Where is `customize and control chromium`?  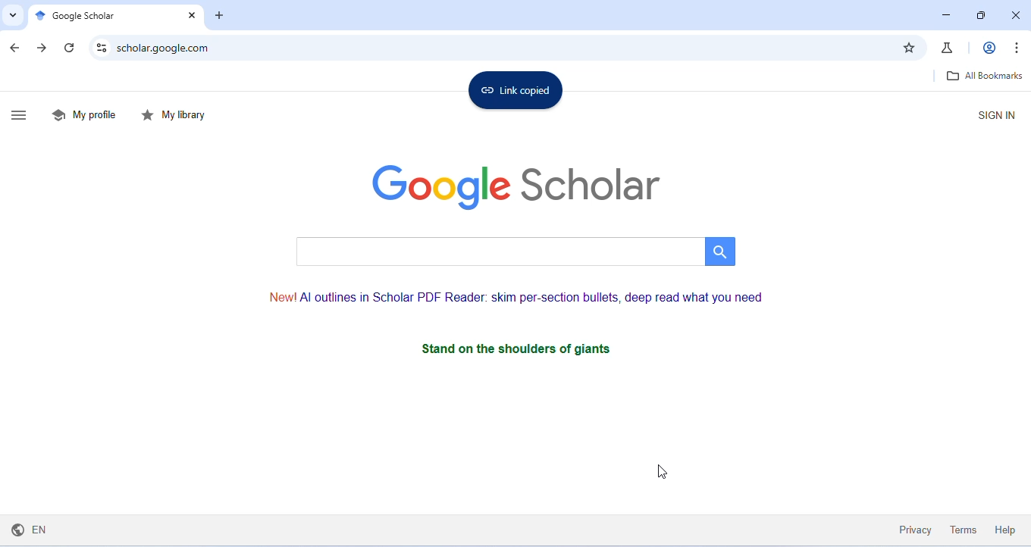
customize and control chromium is located at coordinates (1017, 48).